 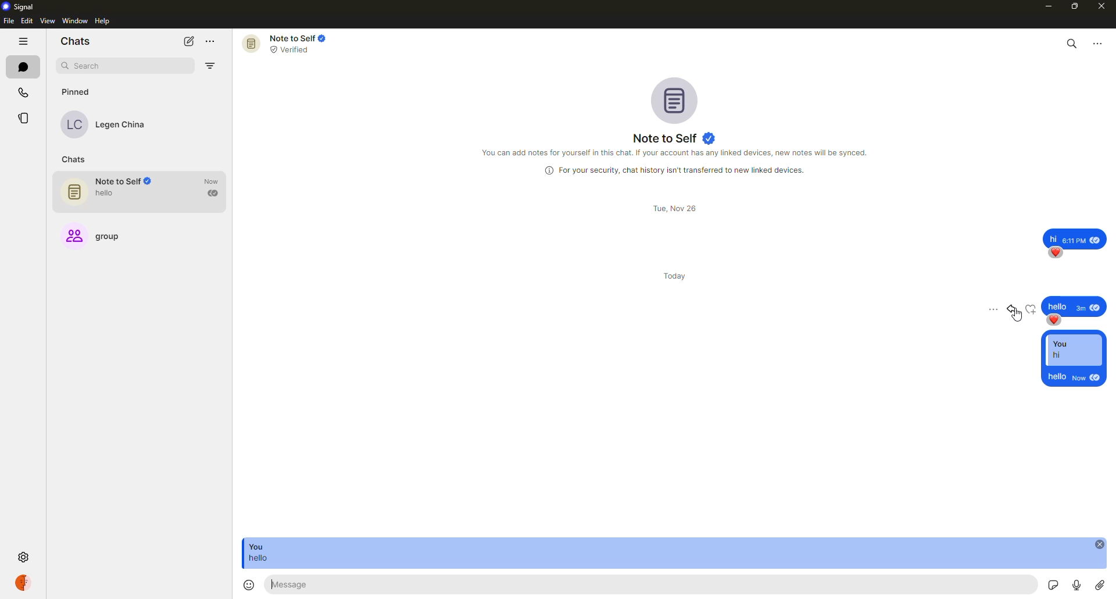 I want to click on calls, so click(x=25, y=90).